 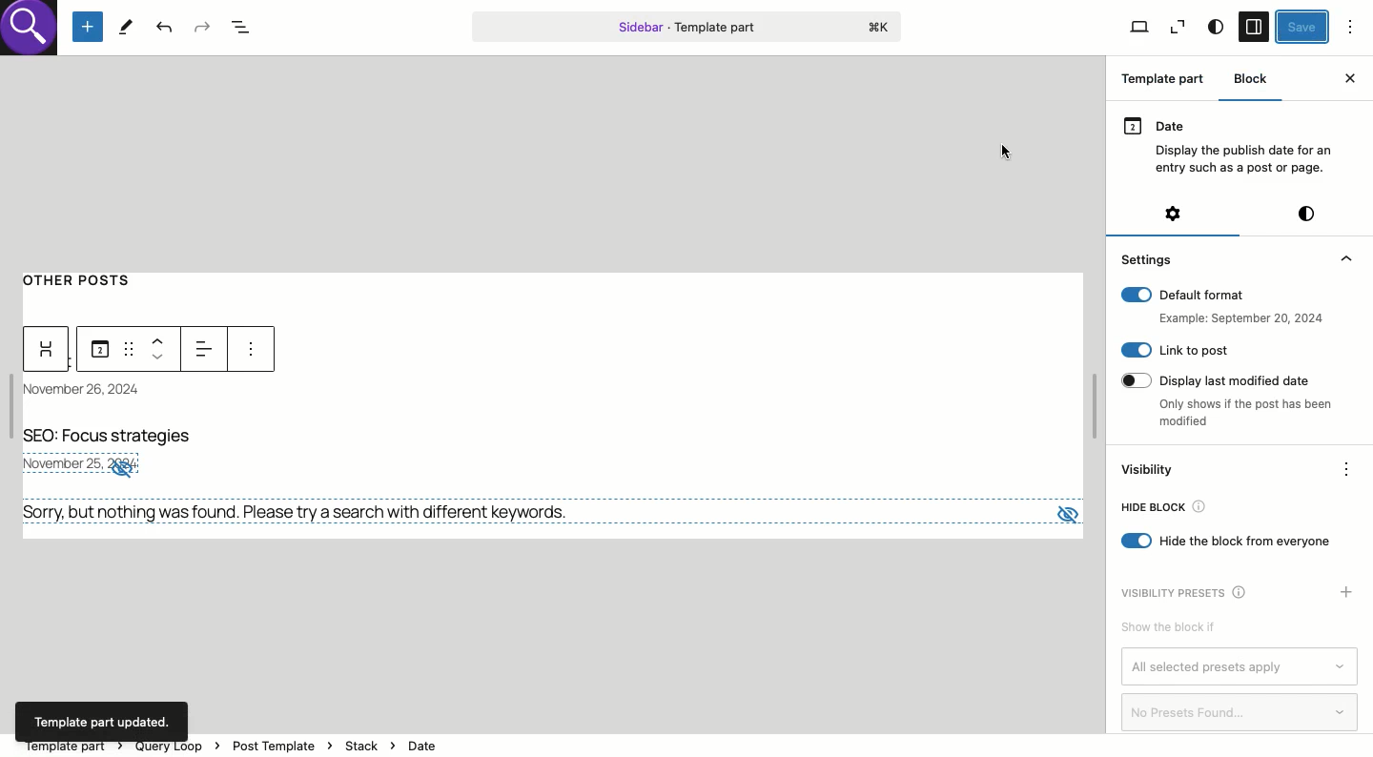 What do you see at coordinates (165, 29) in the screenshot?
I see `Undo` at bounding box center [165, 29].